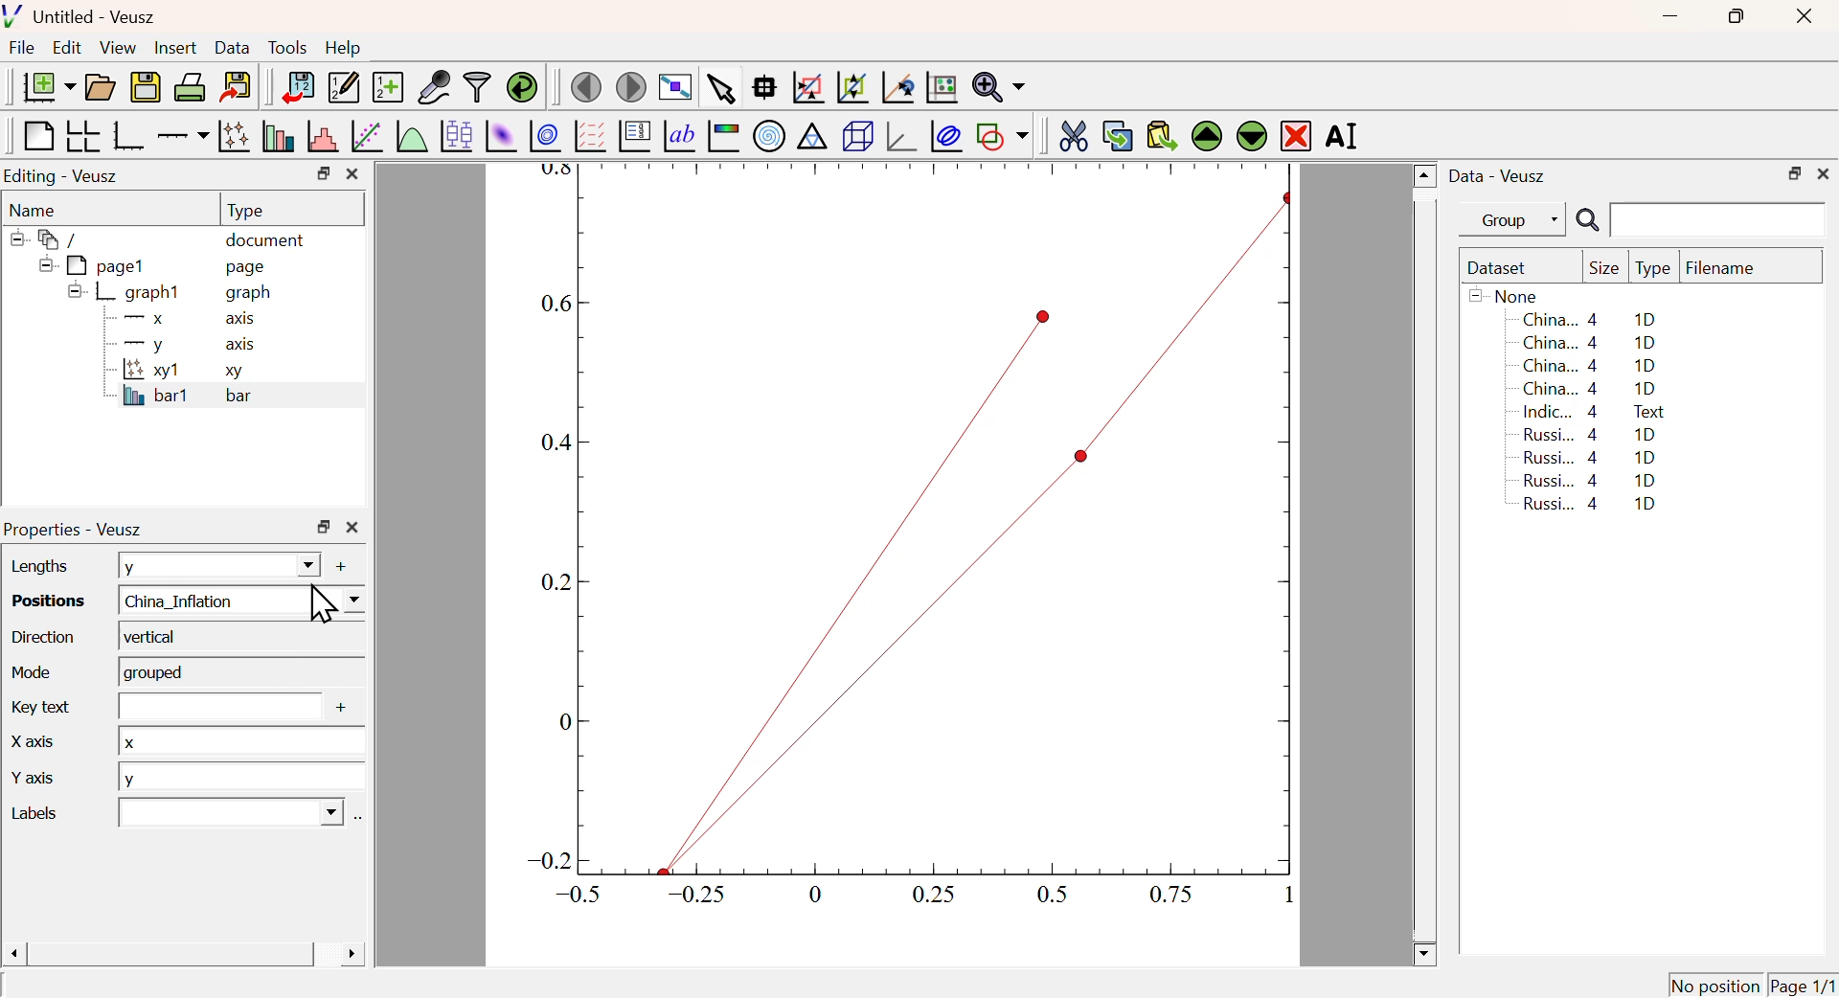  What do you see at coordinates (1501, 177) in the screenshot?
I see `Data - Veusz` at bounding box center [1501, 177].